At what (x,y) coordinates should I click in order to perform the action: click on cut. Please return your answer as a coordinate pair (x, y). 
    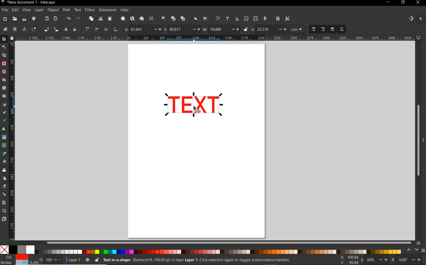
    Looking at the image, I should click on (100, 19).